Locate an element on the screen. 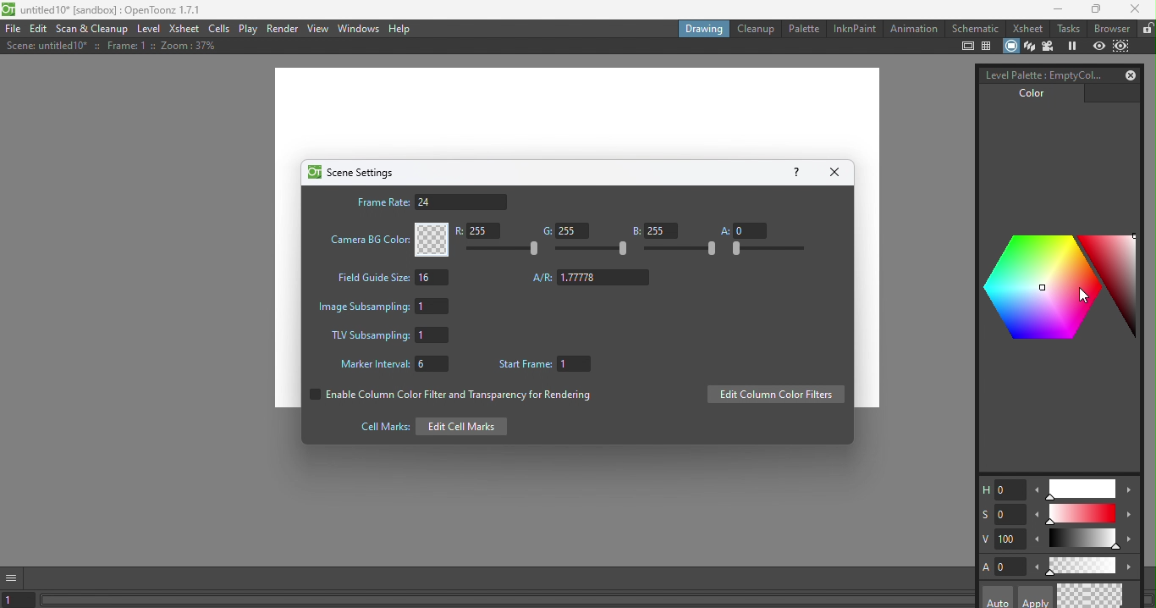  R is located at coordinates (482, 232).